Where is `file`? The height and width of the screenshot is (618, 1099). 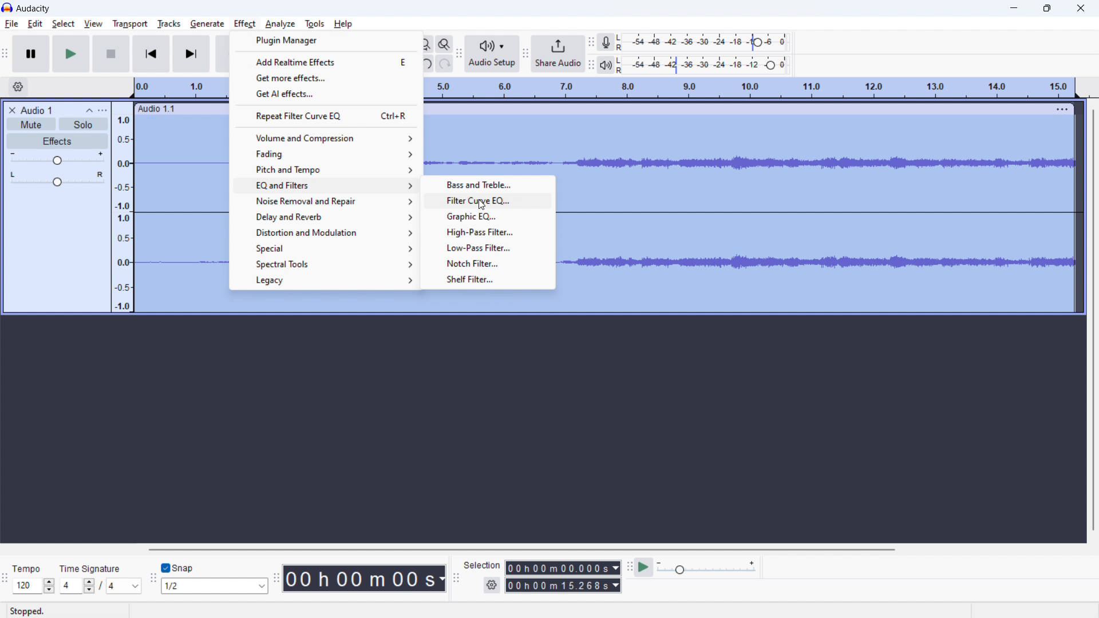 file is located at coordinates (12, 24).